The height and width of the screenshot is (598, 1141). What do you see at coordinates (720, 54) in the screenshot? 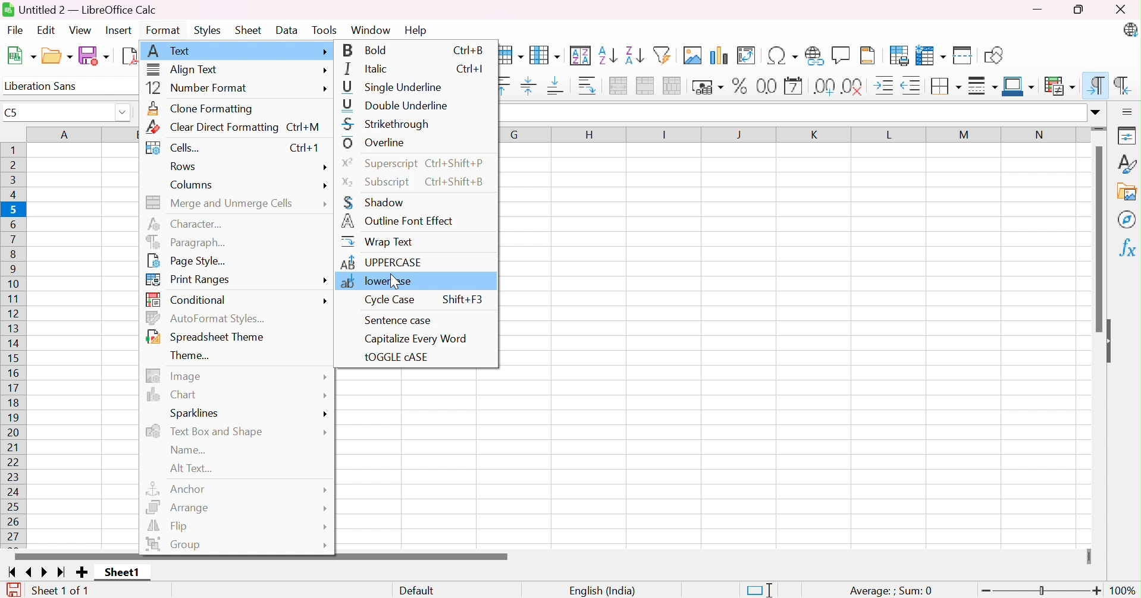
I see `Insert Chart` at bounding box center [720, 54].